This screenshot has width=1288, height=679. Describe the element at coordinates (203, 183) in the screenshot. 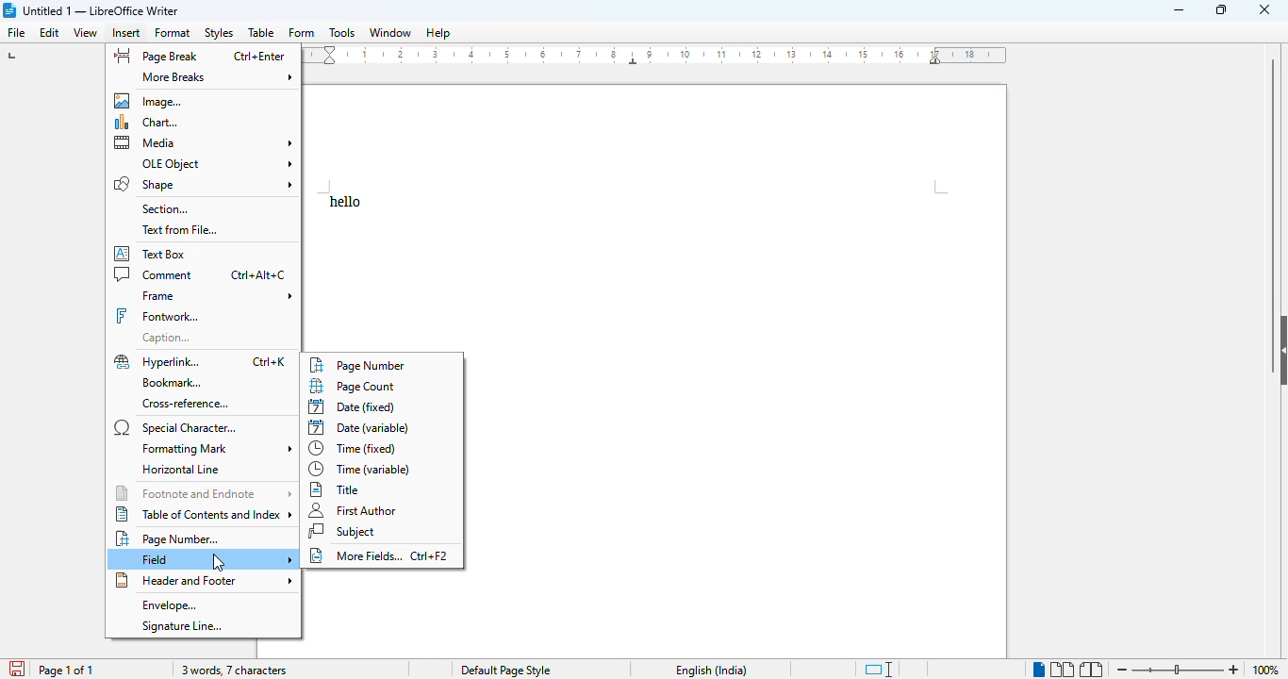

I see `shape` at that location.